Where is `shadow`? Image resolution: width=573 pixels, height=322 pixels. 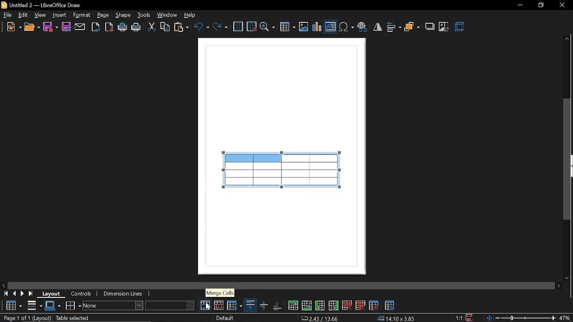 shadow is located at coordinates (429, 27).